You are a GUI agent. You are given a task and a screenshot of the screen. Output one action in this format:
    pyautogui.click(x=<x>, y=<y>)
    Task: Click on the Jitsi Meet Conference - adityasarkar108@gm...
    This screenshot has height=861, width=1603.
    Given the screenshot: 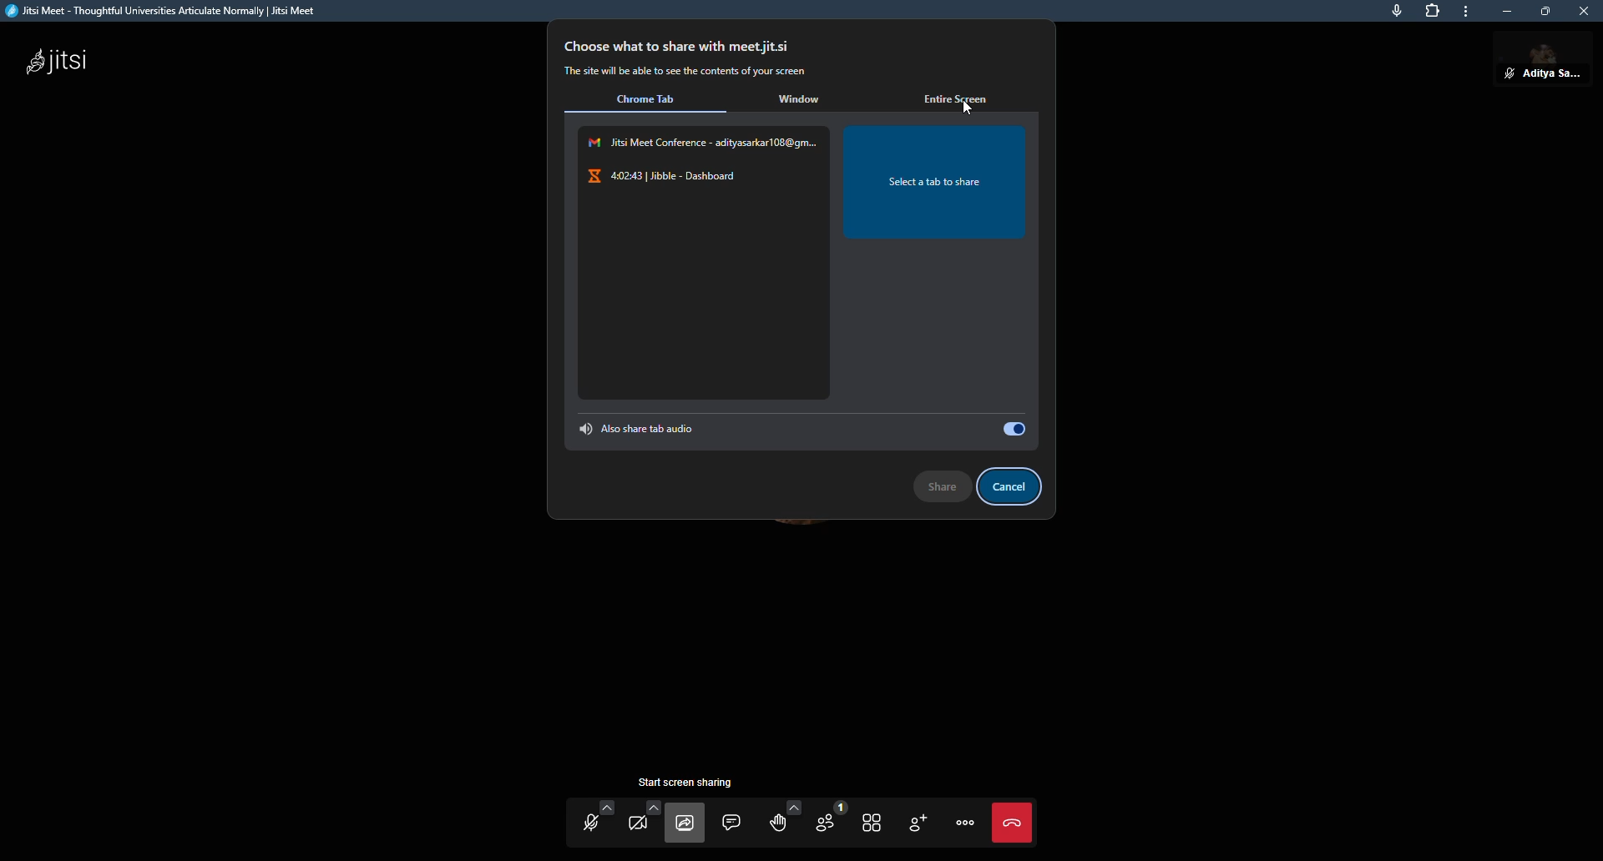 What is the action you would take?
    pyautogui.click(x=701, y=141)
    